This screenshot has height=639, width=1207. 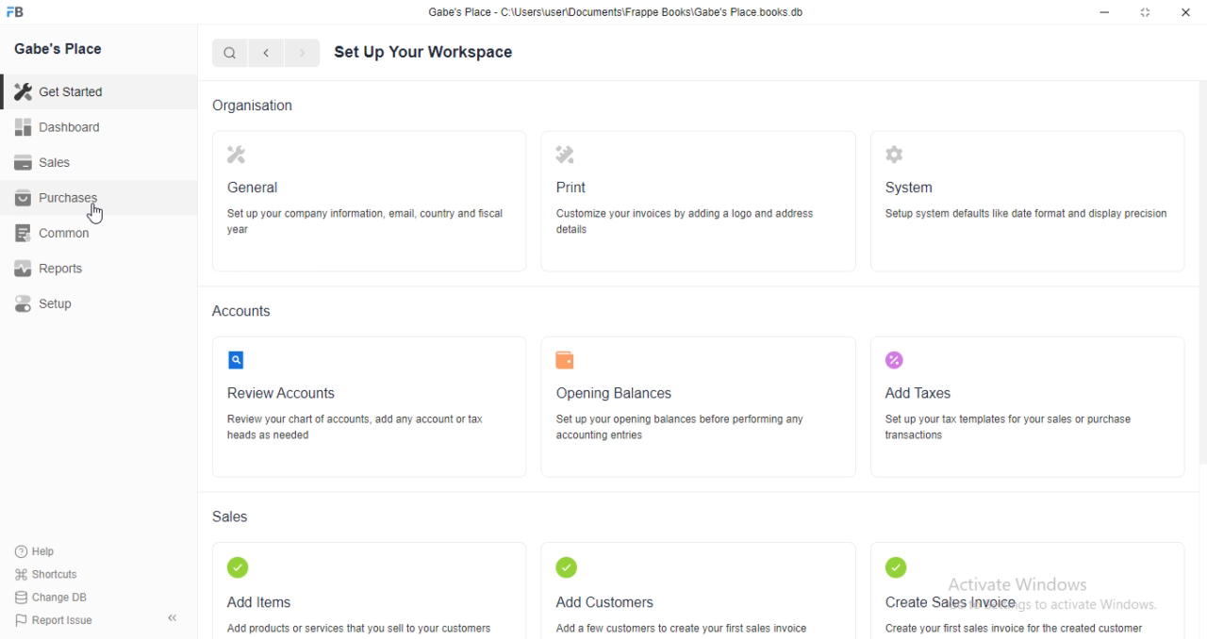 I want to click on ‘Add Customers, so click(x=604, y=598).